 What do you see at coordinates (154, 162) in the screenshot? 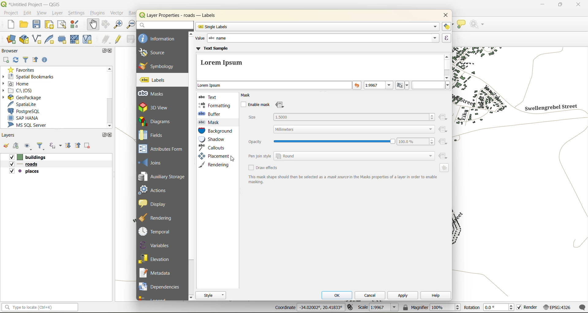
I see `joins` at bounding box center [154, 162].